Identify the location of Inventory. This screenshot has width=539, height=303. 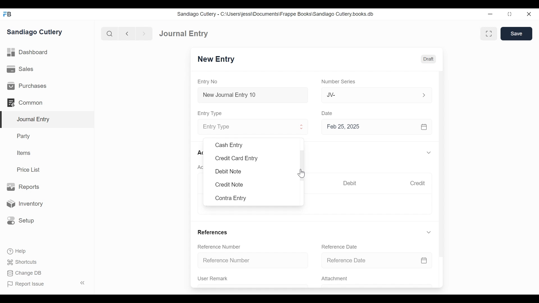
(26, 203).